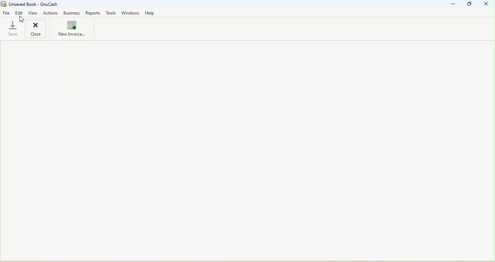 The image size is (495, 262). What do you see at coordinates (20, 14) in the screenshot?
I see `Edit` at bounding box center [20, 14].